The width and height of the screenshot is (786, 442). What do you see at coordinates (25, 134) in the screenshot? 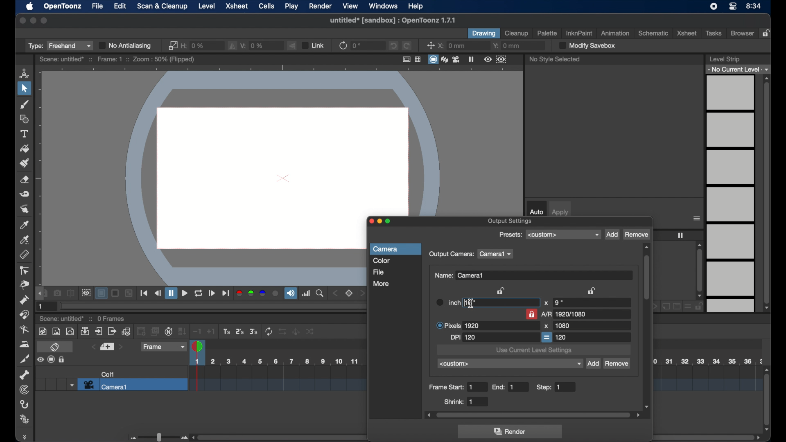
I see `type tool` at bounding box center [25, 134].